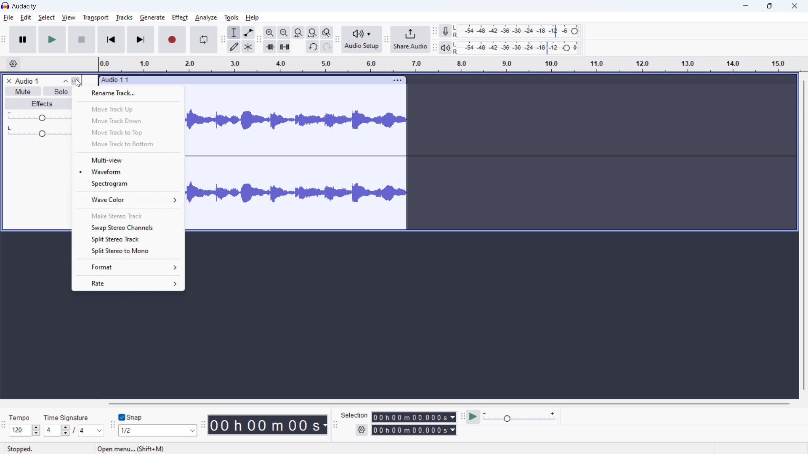  Describe the element at coordinates (231, 18) in the screenshot. I see `tools` at that location.